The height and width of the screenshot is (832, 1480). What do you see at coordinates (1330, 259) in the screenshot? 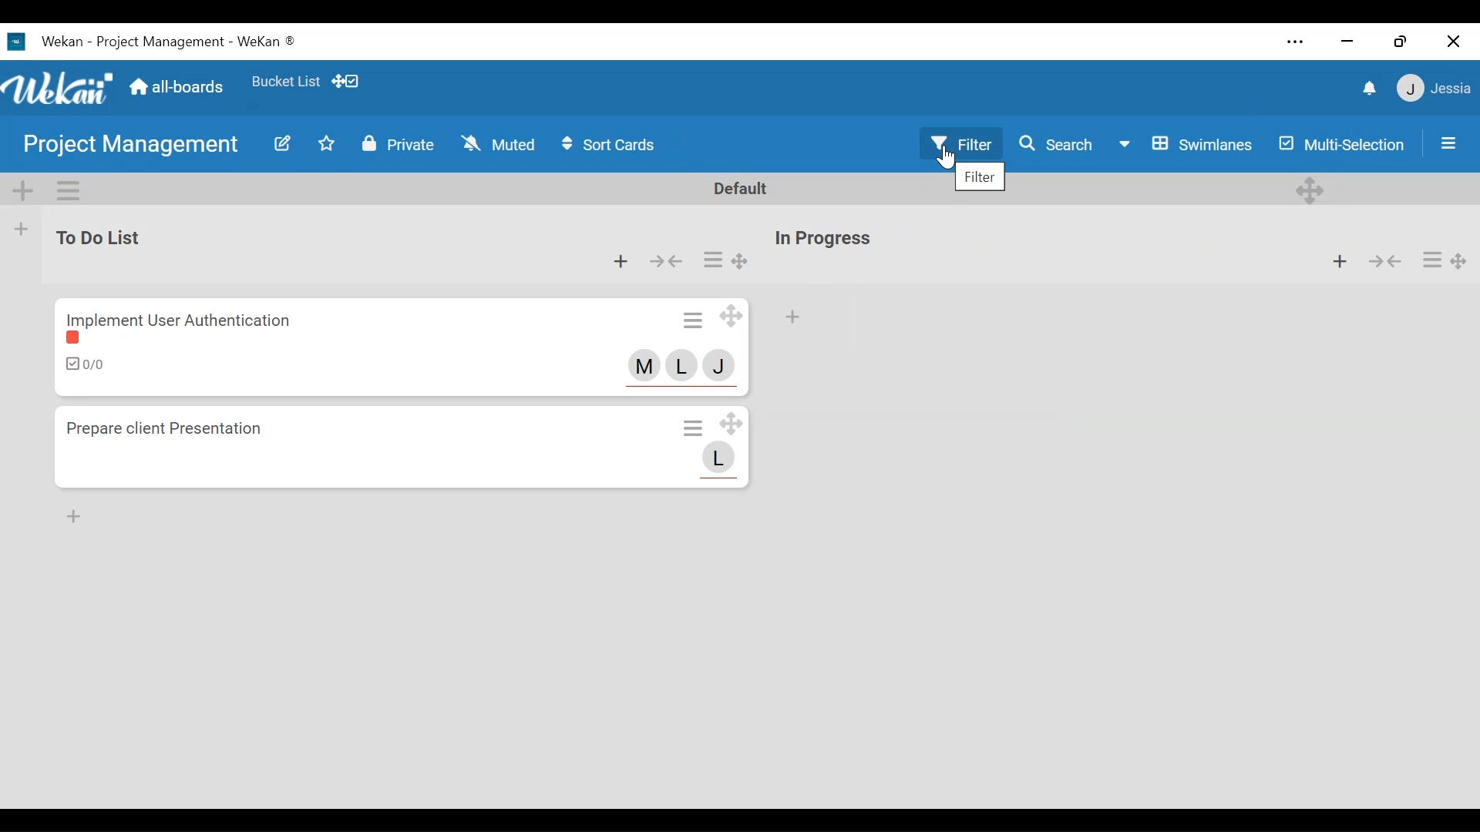
I see `Add card to top of the list` at bounding box center [1330, 259].